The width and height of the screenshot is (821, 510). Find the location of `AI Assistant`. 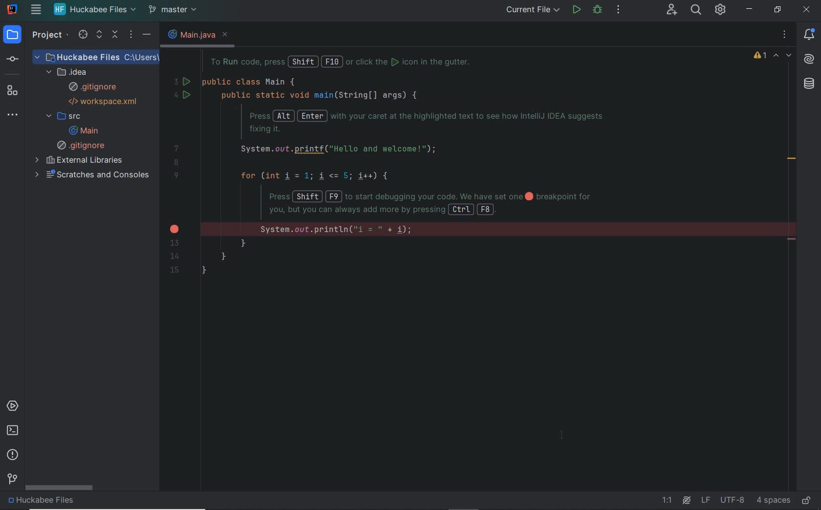

AI Assistant is located at coordinates (687, 500).